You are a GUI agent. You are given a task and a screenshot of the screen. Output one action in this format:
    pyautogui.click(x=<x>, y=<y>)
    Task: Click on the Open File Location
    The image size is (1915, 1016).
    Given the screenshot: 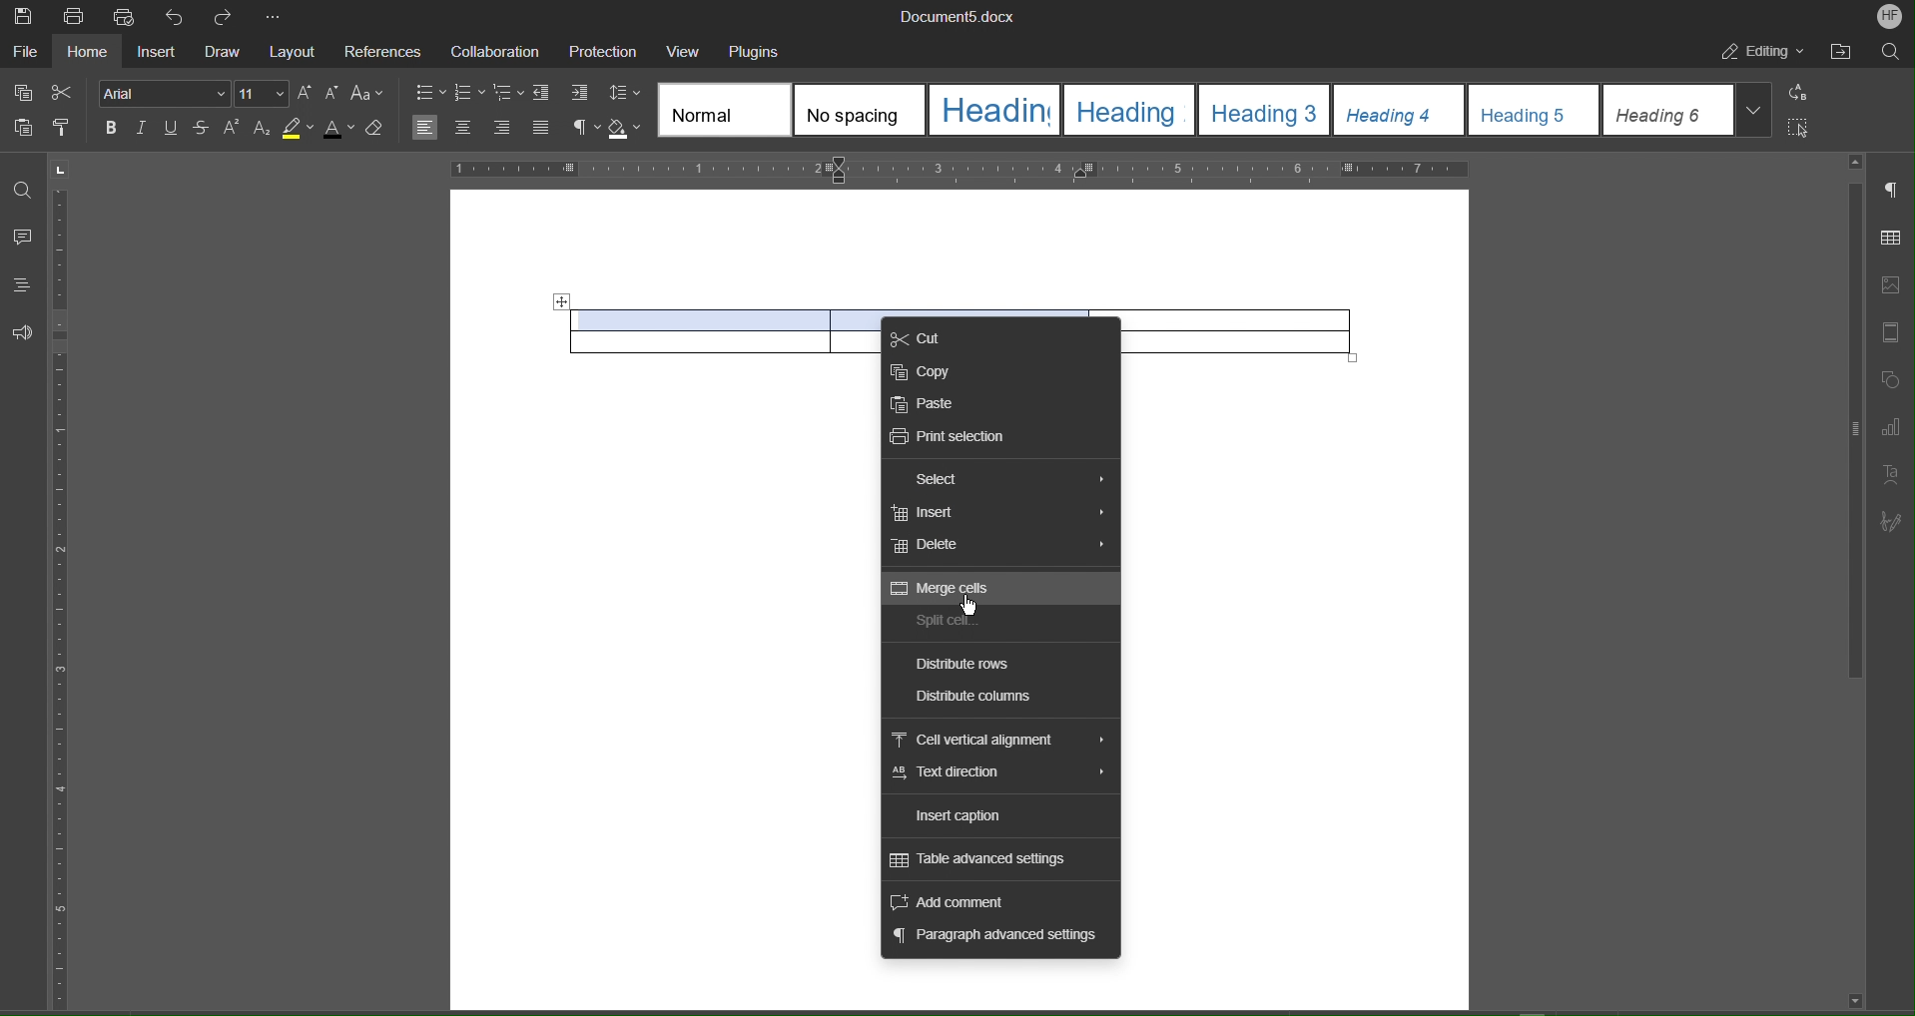 What is the action you would take?
    pyautogui.click(x=1844, y=53)
    